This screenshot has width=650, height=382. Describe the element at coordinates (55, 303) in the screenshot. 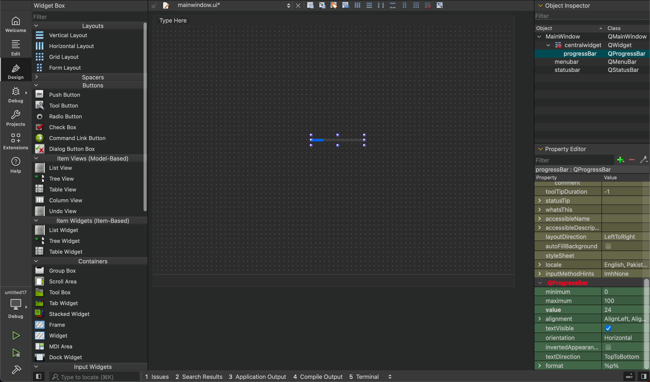

I see `Tab Widget` at that location.